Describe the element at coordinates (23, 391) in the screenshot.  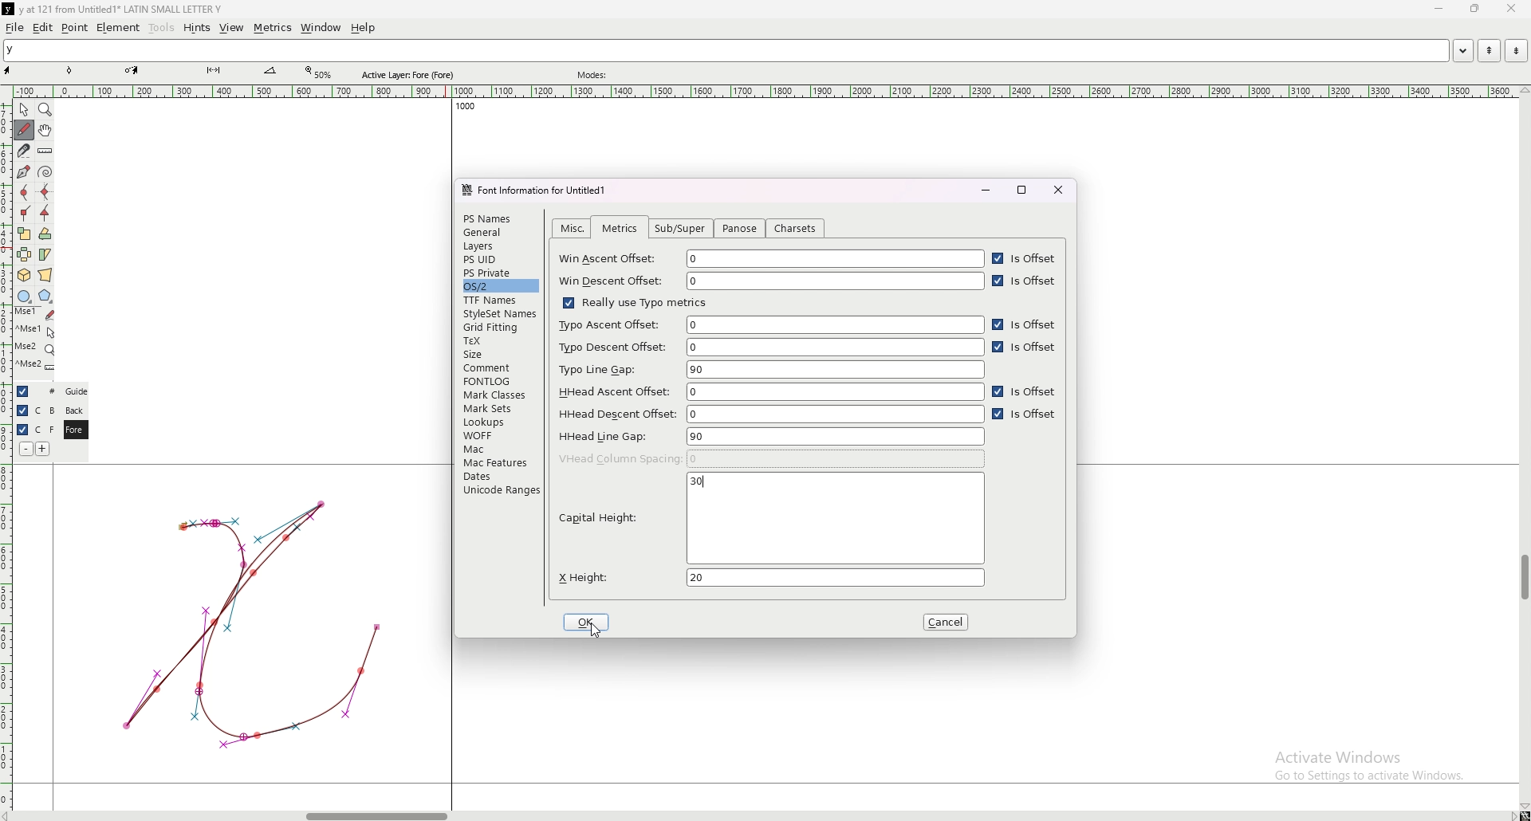
I see `hide layer` at that location.